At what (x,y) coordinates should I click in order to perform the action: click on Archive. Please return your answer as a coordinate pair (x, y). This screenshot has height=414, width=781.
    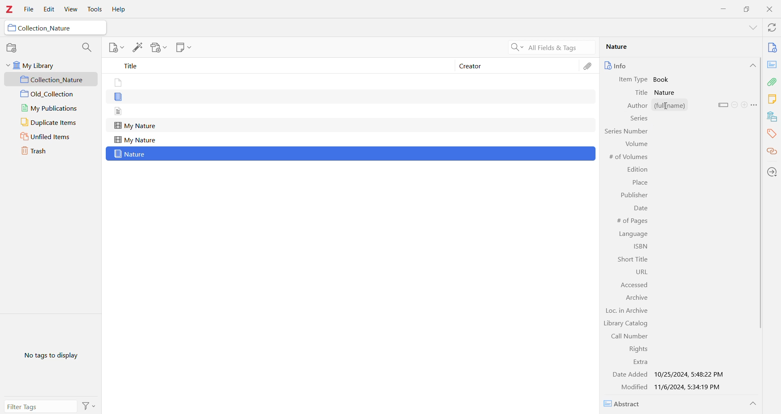
    Looking at the image, I should click on (637, 298).